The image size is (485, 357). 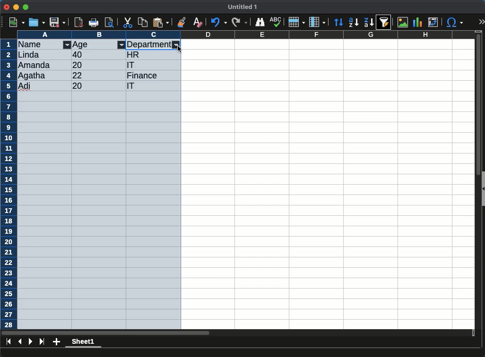 What do you see at coordinates (56, 342) in the screenshot?
I see `add` at bounding box center [56, 342].